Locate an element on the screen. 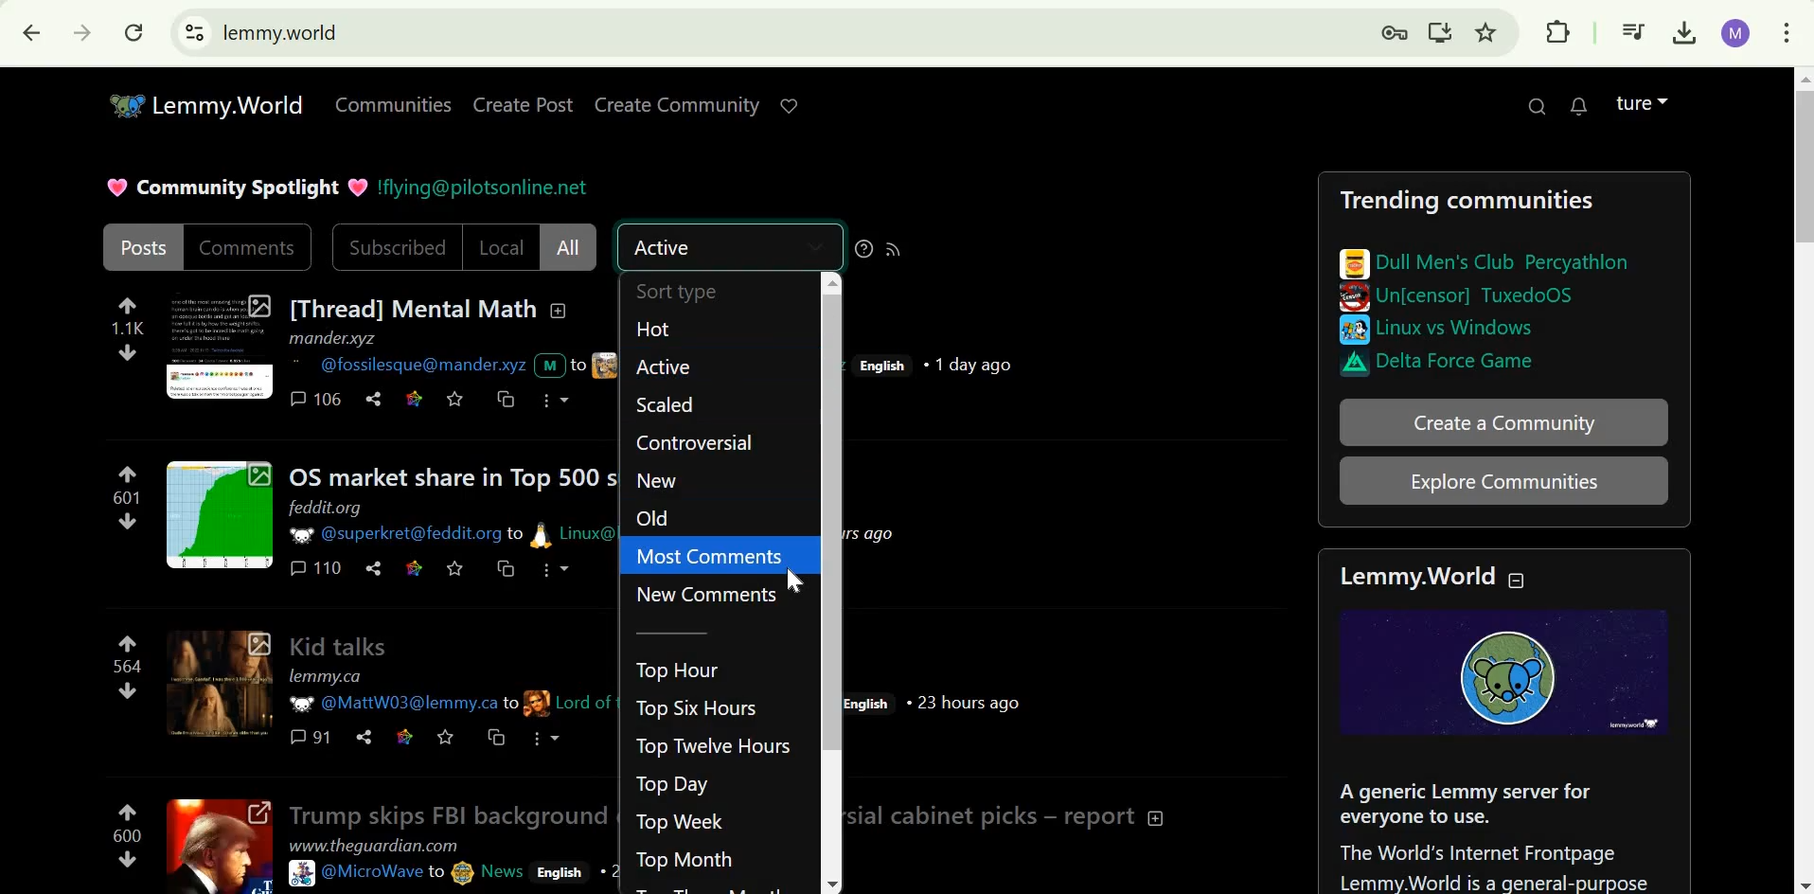 The image size is (1814, 894). COntroversial is located at coordinates (699, 441).